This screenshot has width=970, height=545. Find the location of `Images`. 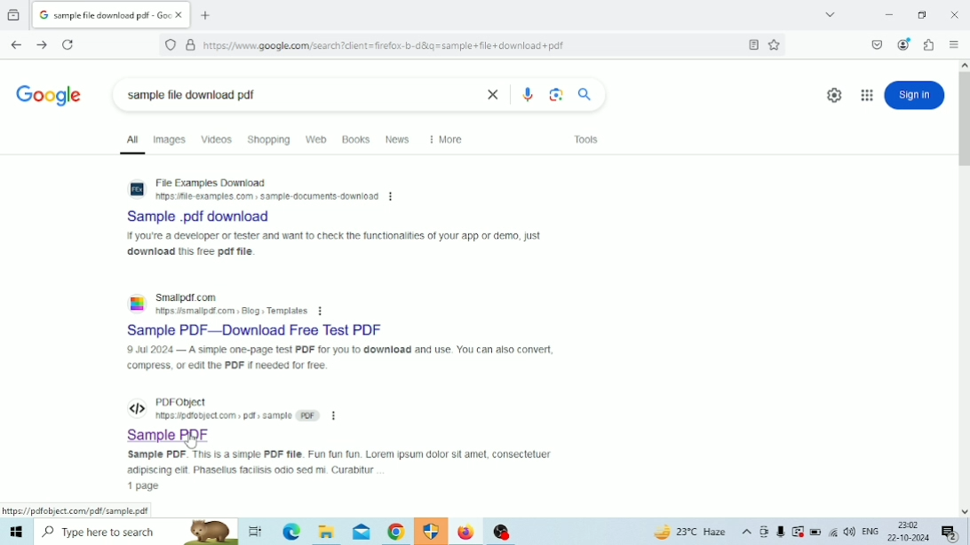

Images is located at coordinates (171, 139).